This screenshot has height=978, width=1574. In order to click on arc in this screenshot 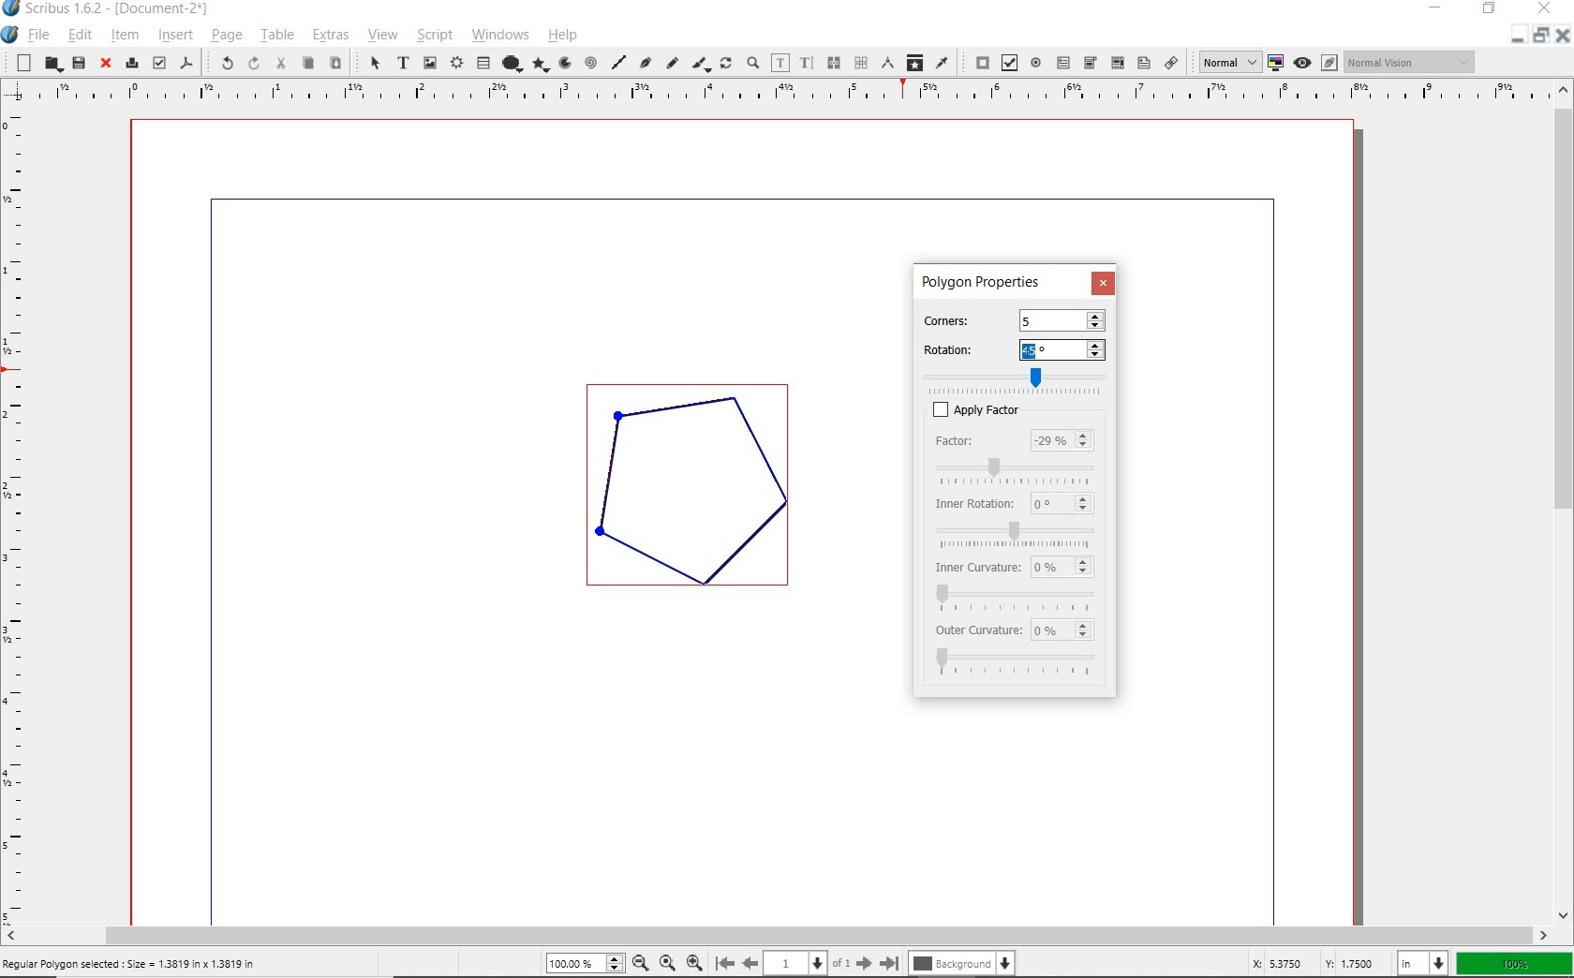, I will do `click(565, 64)`.